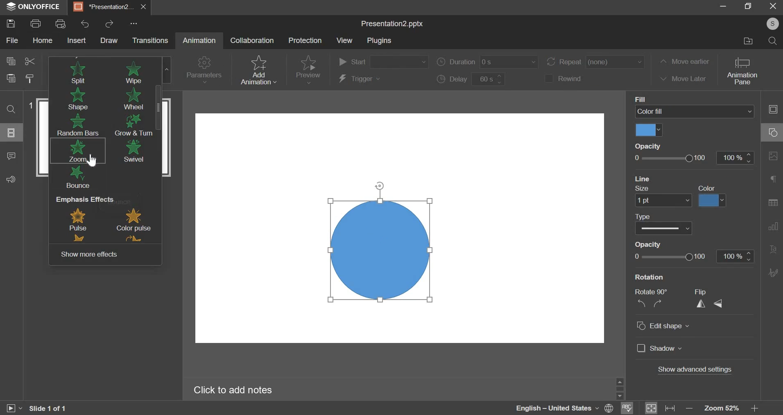 Image resolution: width=783 pixels, height=415 pixels. What do you see at coordinates (402, 224) in the screenshot?
I see `slide area` at bounding box center [402, 224].